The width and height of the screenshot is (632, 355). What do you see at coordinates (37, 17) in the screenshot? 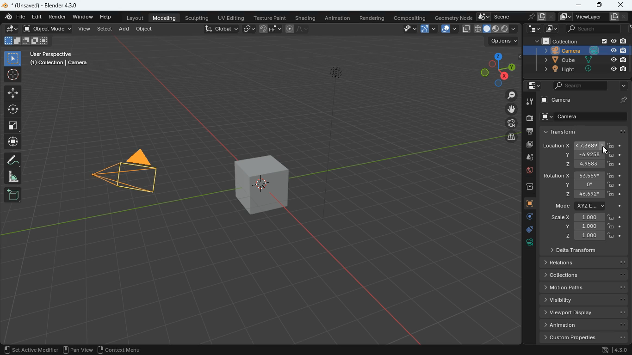
I see `edit` at bounding box center [37, 17].